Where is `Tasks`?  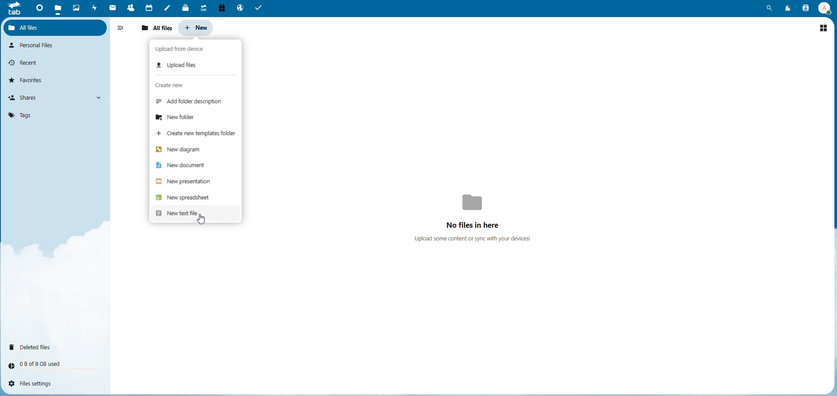
Tasks is located at coordinates (261, 8).